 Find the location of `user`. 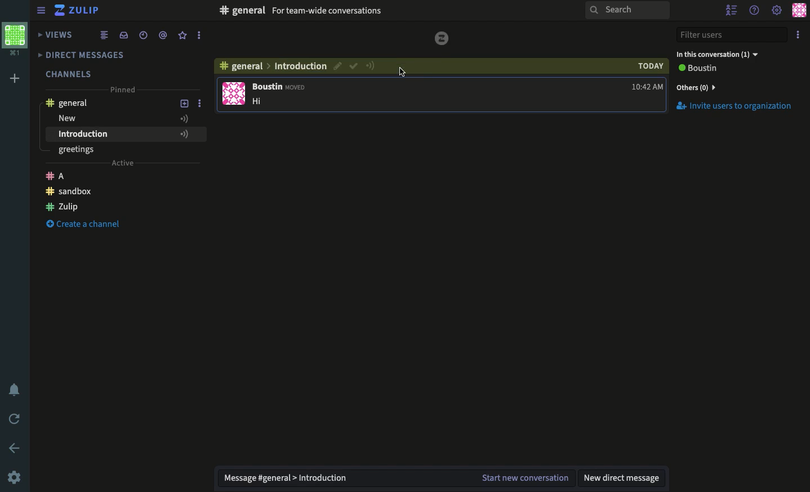

user is located at coordinates (280, 88).